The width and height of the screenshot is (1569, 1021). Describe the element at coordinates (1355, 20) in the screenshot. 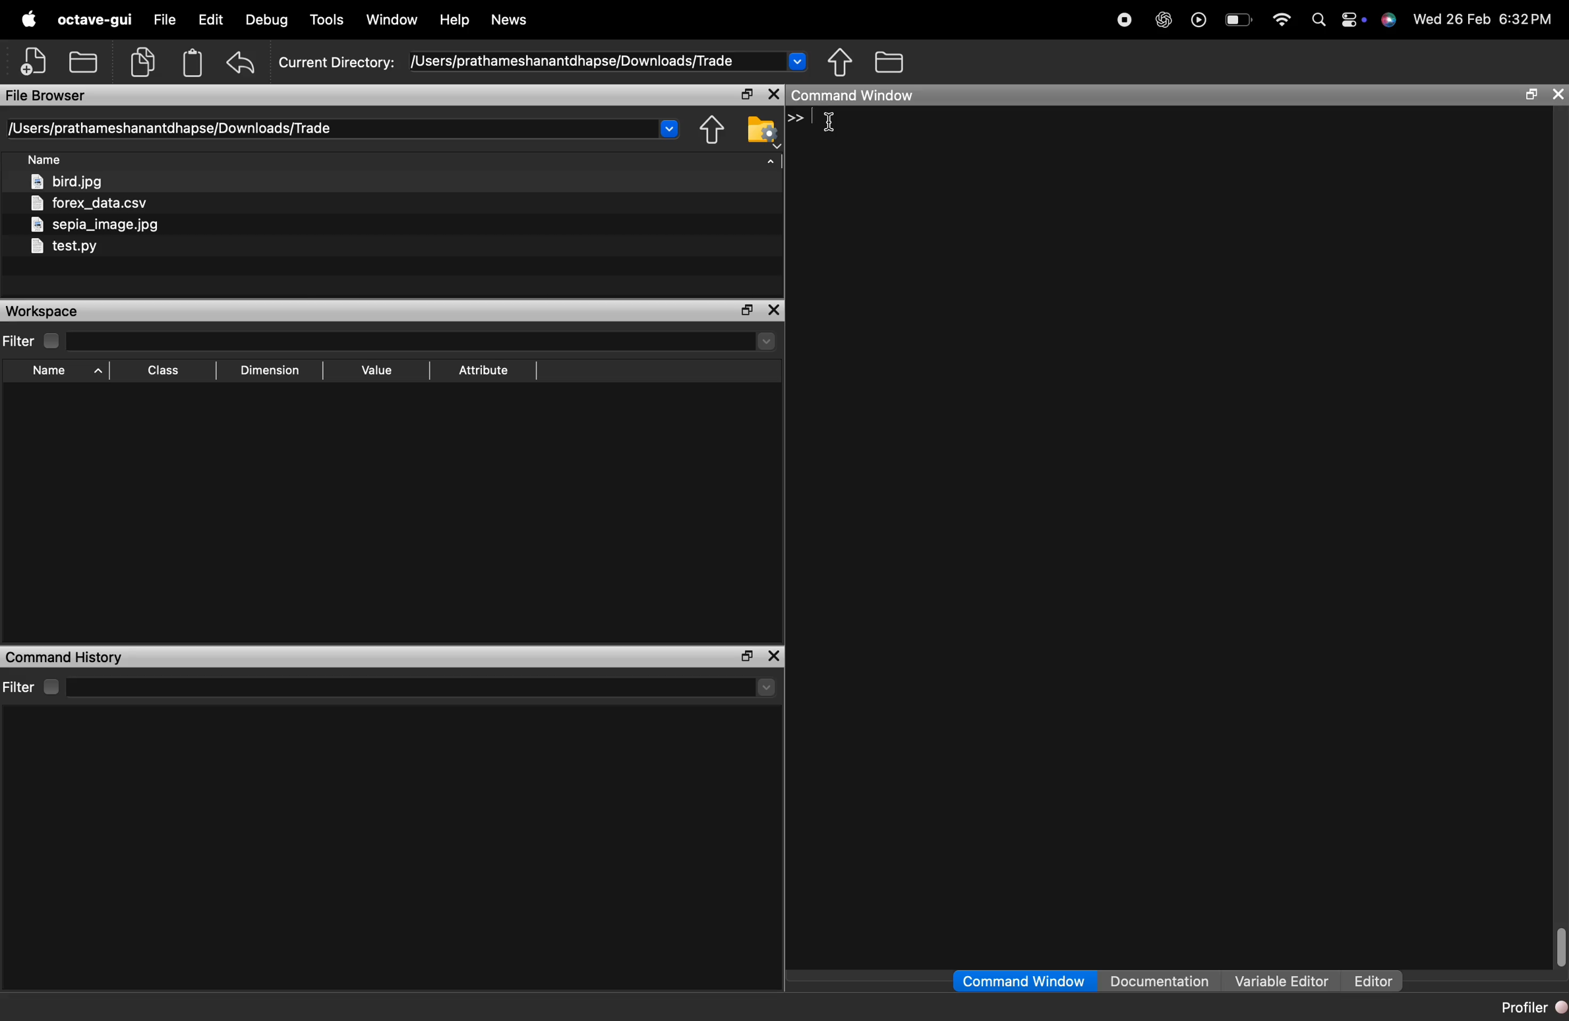

I see `action center` at that location.